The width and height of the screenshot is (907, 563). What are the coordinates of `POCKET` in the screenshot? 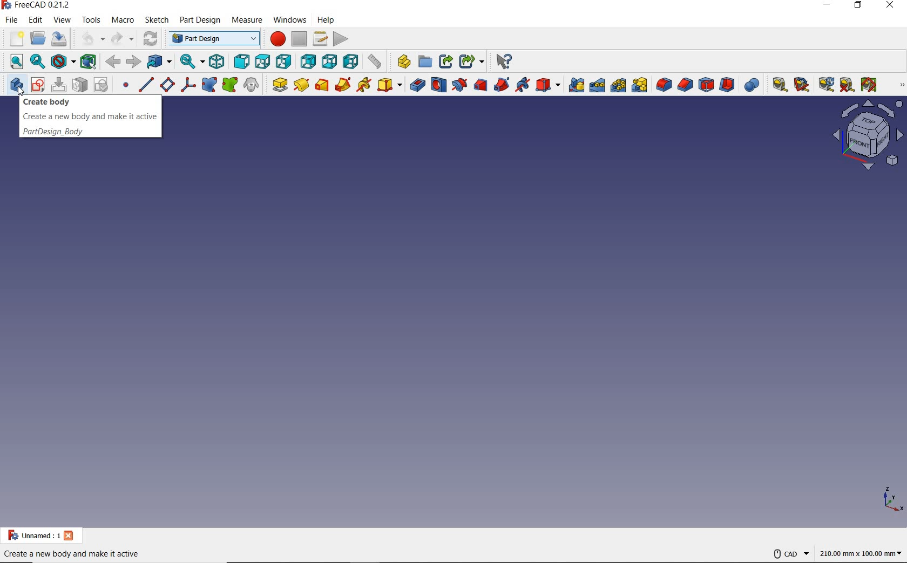 It's located at (417, 84).